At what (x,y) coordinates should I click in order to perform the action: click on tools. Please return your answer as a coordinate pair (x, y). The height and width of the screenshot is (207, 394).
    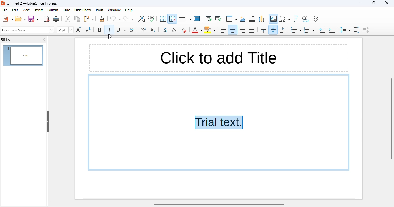
    Looking at the image, I should click on (99, 10).